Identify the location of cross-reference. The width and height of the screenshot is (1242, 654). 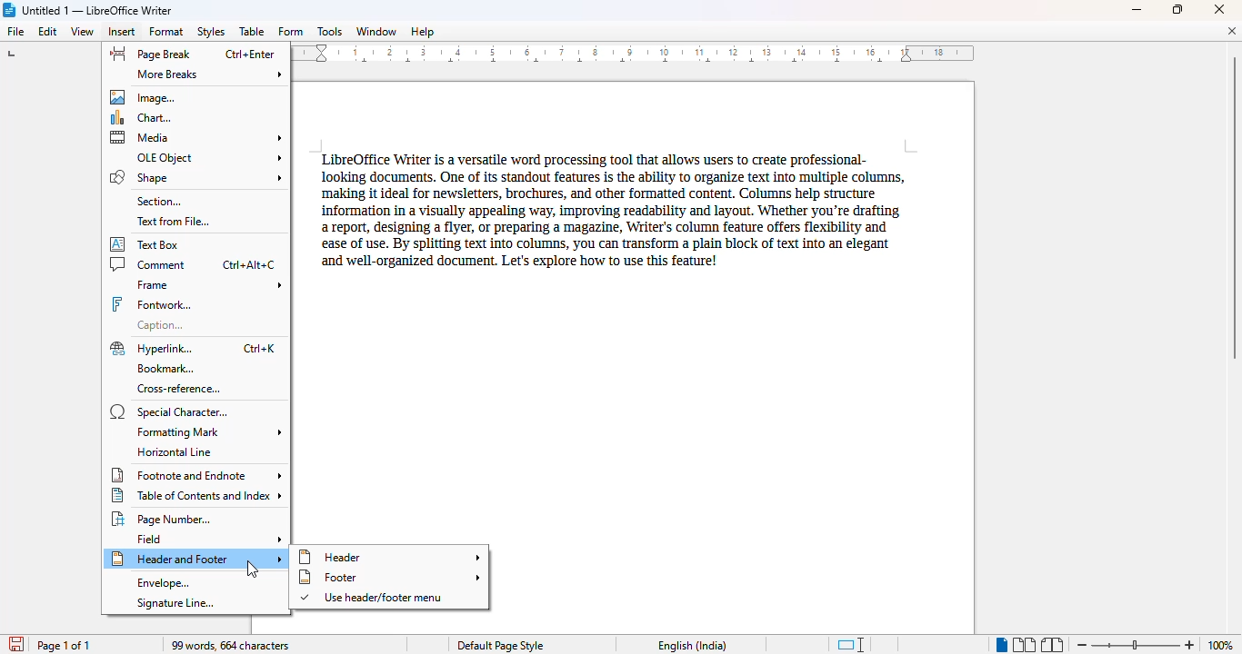
(178, 389).